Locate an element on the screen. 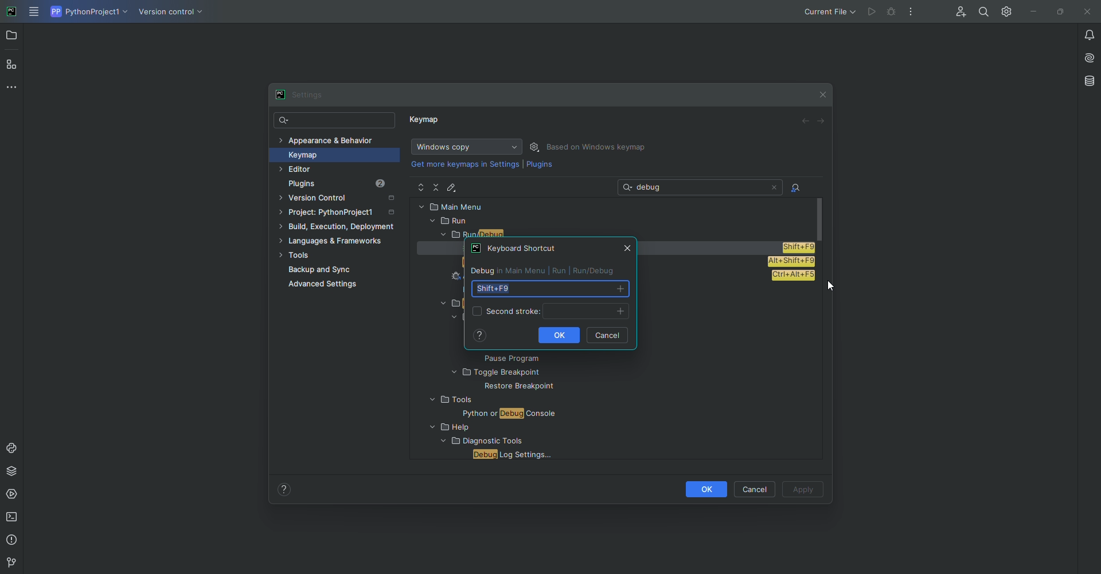  Cannot run the file is located at coordinates (873, 11).